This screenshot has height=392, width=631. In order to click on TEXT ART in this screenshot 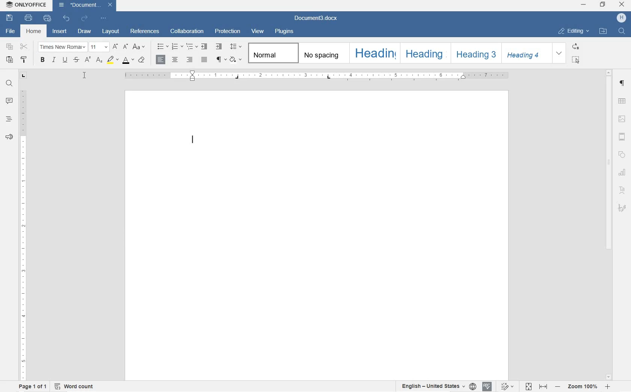, I will do `click(622, 190)`.